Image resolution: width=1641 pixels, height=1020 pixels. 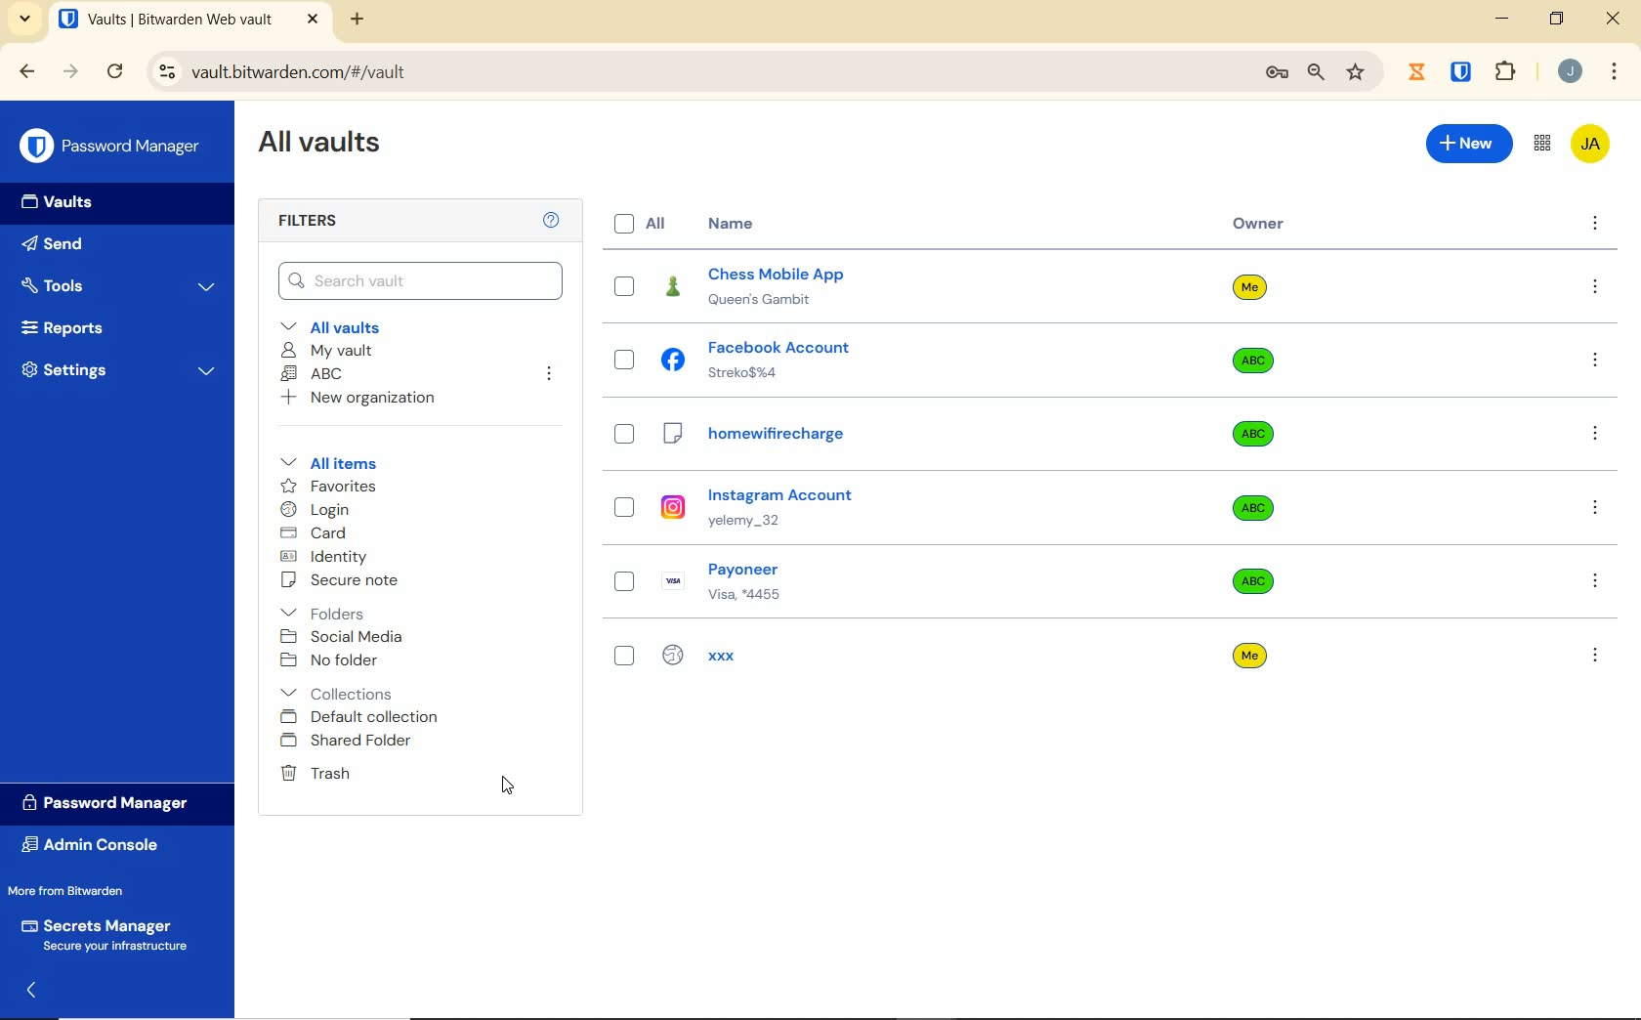 What do you see at coordinates (189, 21) in the screenshot?
I see `open tab` at bounding box center [189, 21].